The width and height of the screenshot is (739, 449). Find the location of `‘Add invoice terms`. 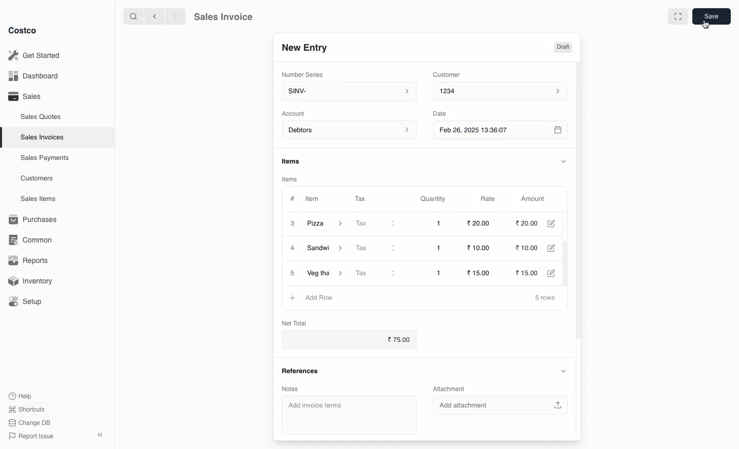

‘Add invoice terms is located at coordinates (345, 415).